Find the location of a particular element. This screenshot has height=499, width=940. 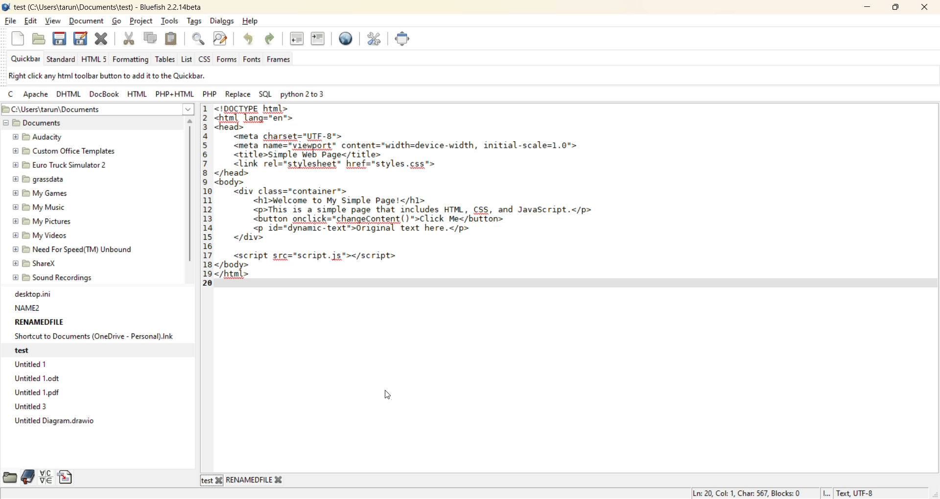

file browser is located at coordinates (11, 478).